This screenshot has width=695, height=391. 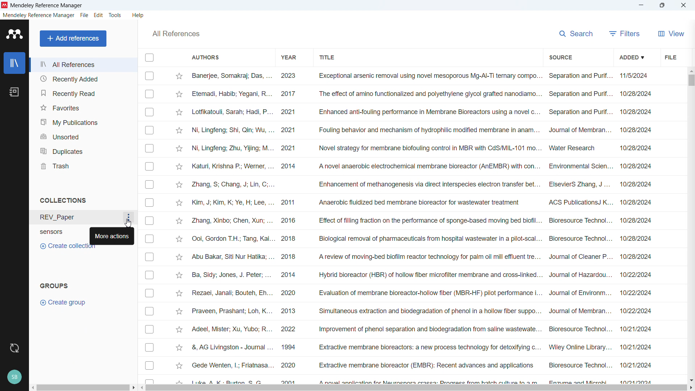 I want to click on Zhang, Xinbo; Chen, Xun; ... 2016 Effect of filling fraction on the performance of sponge-based moving bed biofil... Bioresource Technol... 10/28/2024, so click(x=422, y=220).